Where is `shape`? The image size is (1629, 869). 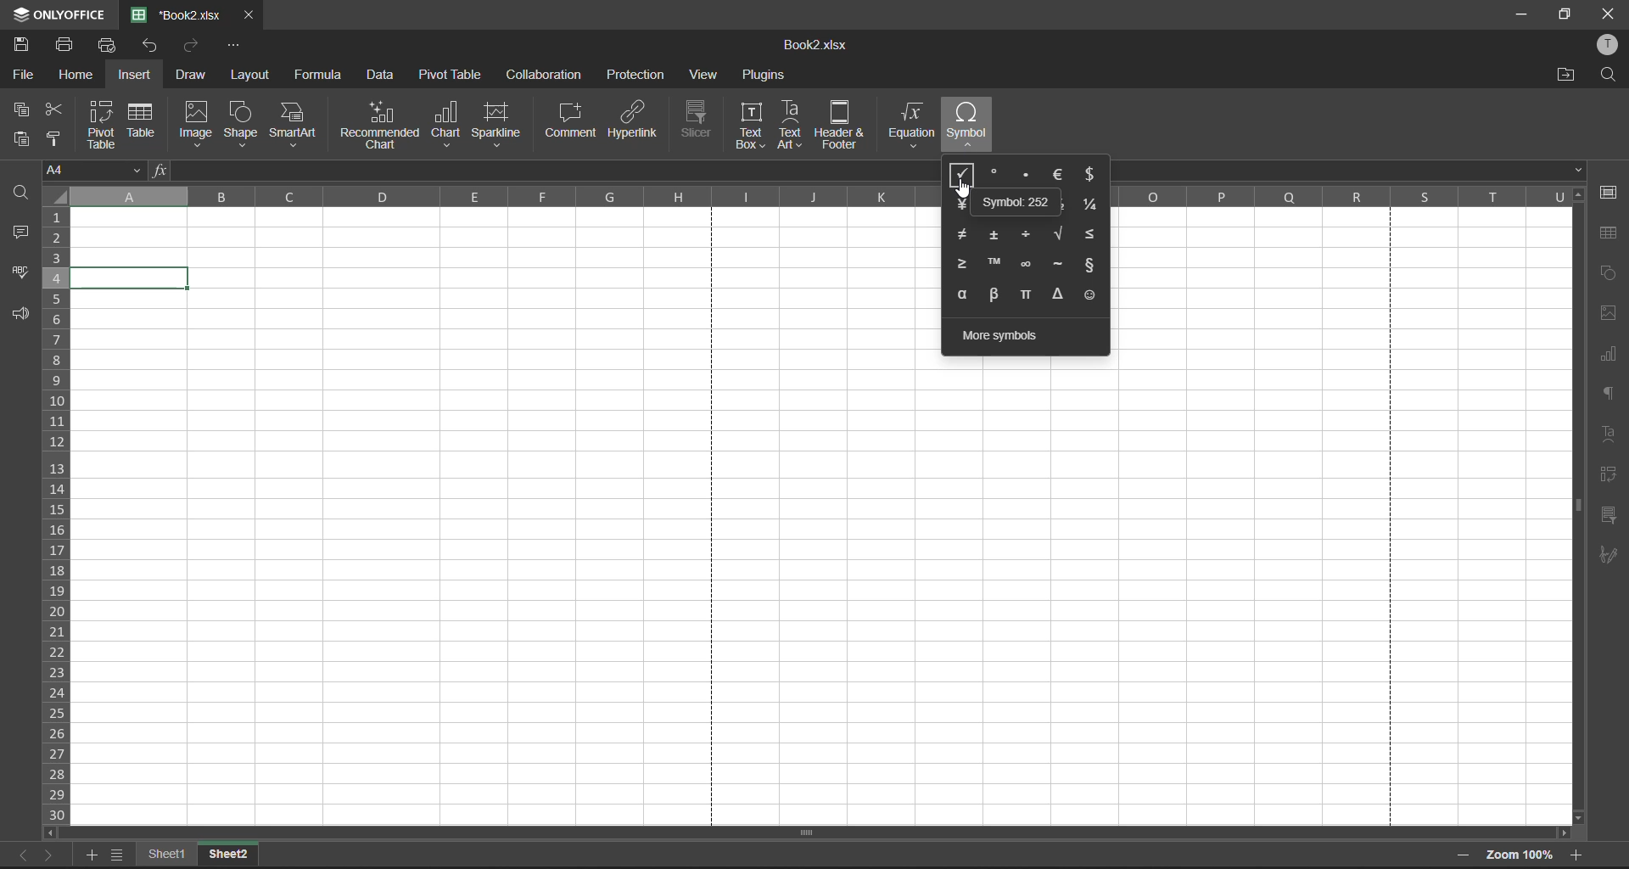 shape is located at coordinates (241, 124).